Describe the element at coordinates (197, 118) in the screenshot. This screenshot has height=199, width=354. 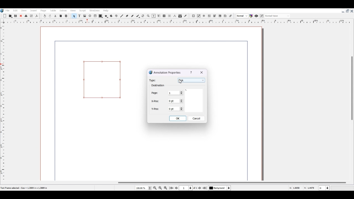
I see `Cancel` at that location.